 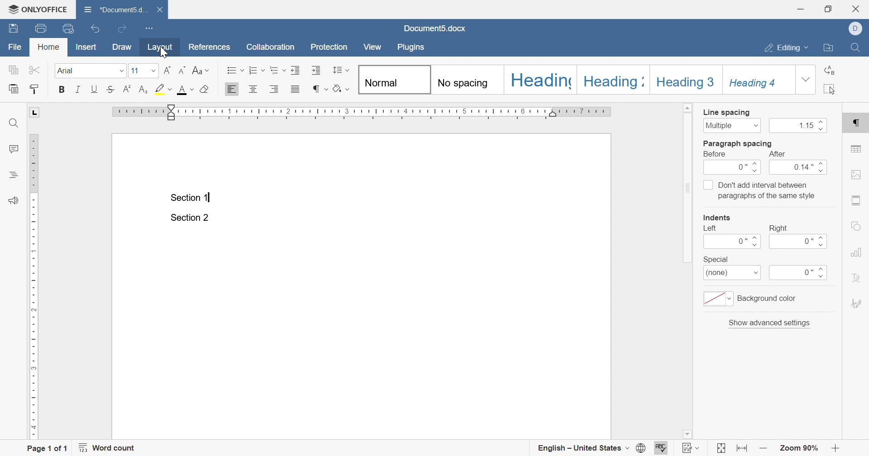 I want to click on comments, so click(x=14, y=149).